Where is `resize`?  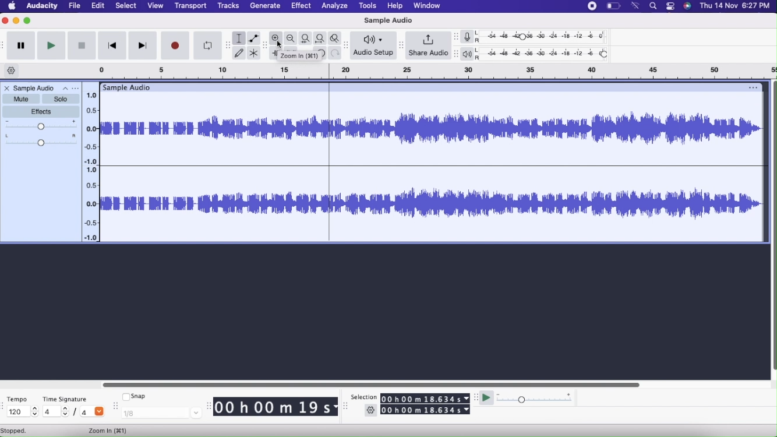 resize is located at coordinates (209, 406).